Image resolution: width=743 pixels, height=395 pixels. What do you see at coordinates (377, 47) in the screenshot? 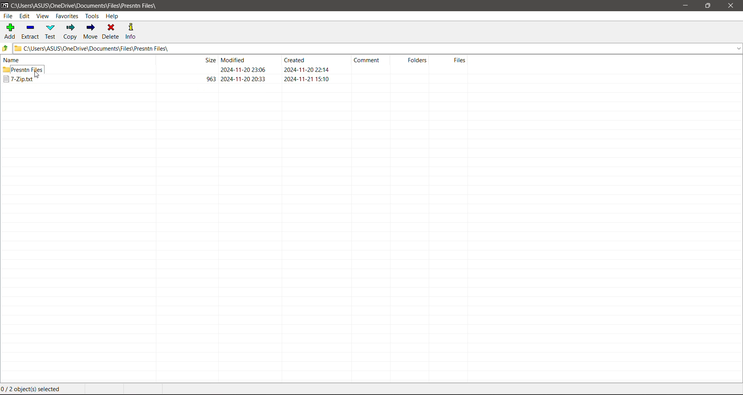
I see `Current Folder Path` at bounding box center [377, 47].